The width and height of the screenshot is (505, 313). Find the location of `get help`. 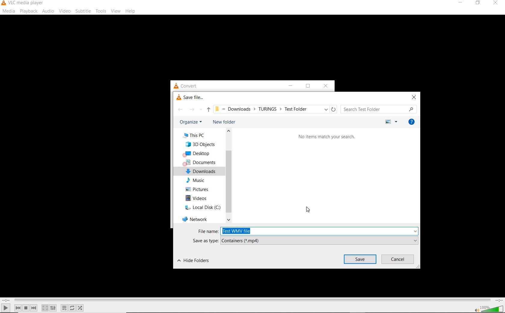

get help is located at coordinates (411, 121).